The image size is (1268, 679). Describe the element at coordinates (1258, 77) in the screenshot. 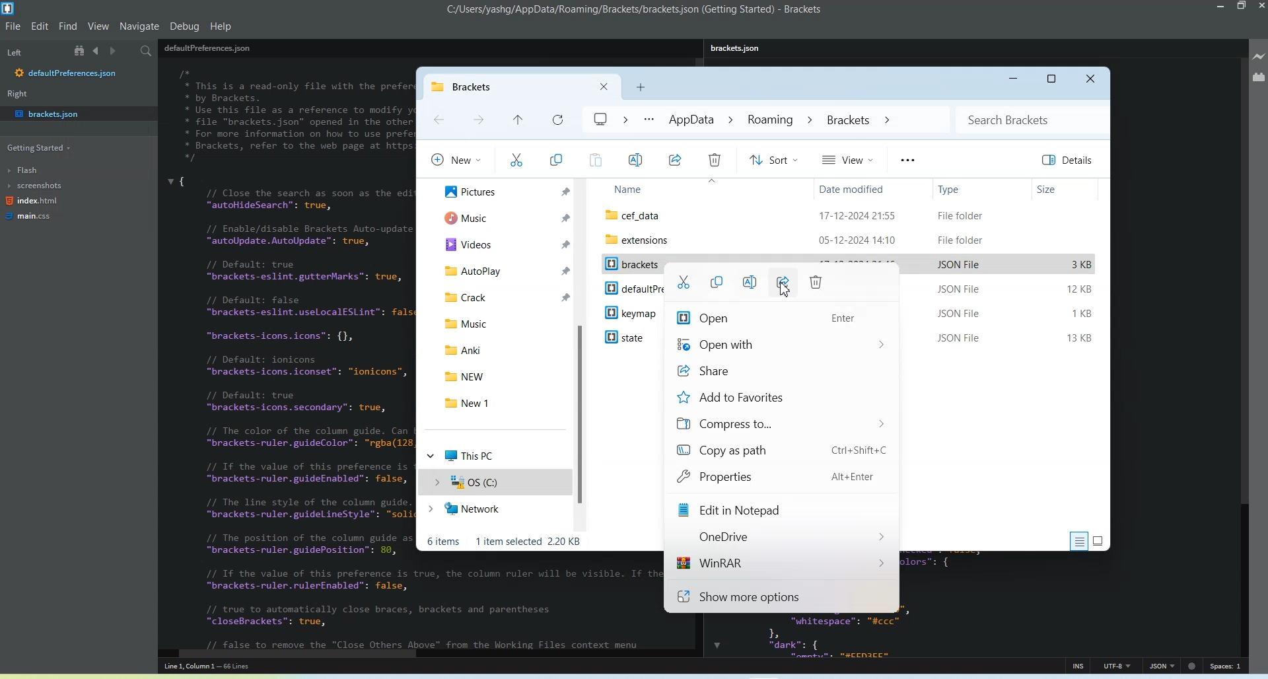

I see `Extension Manager` at that location.